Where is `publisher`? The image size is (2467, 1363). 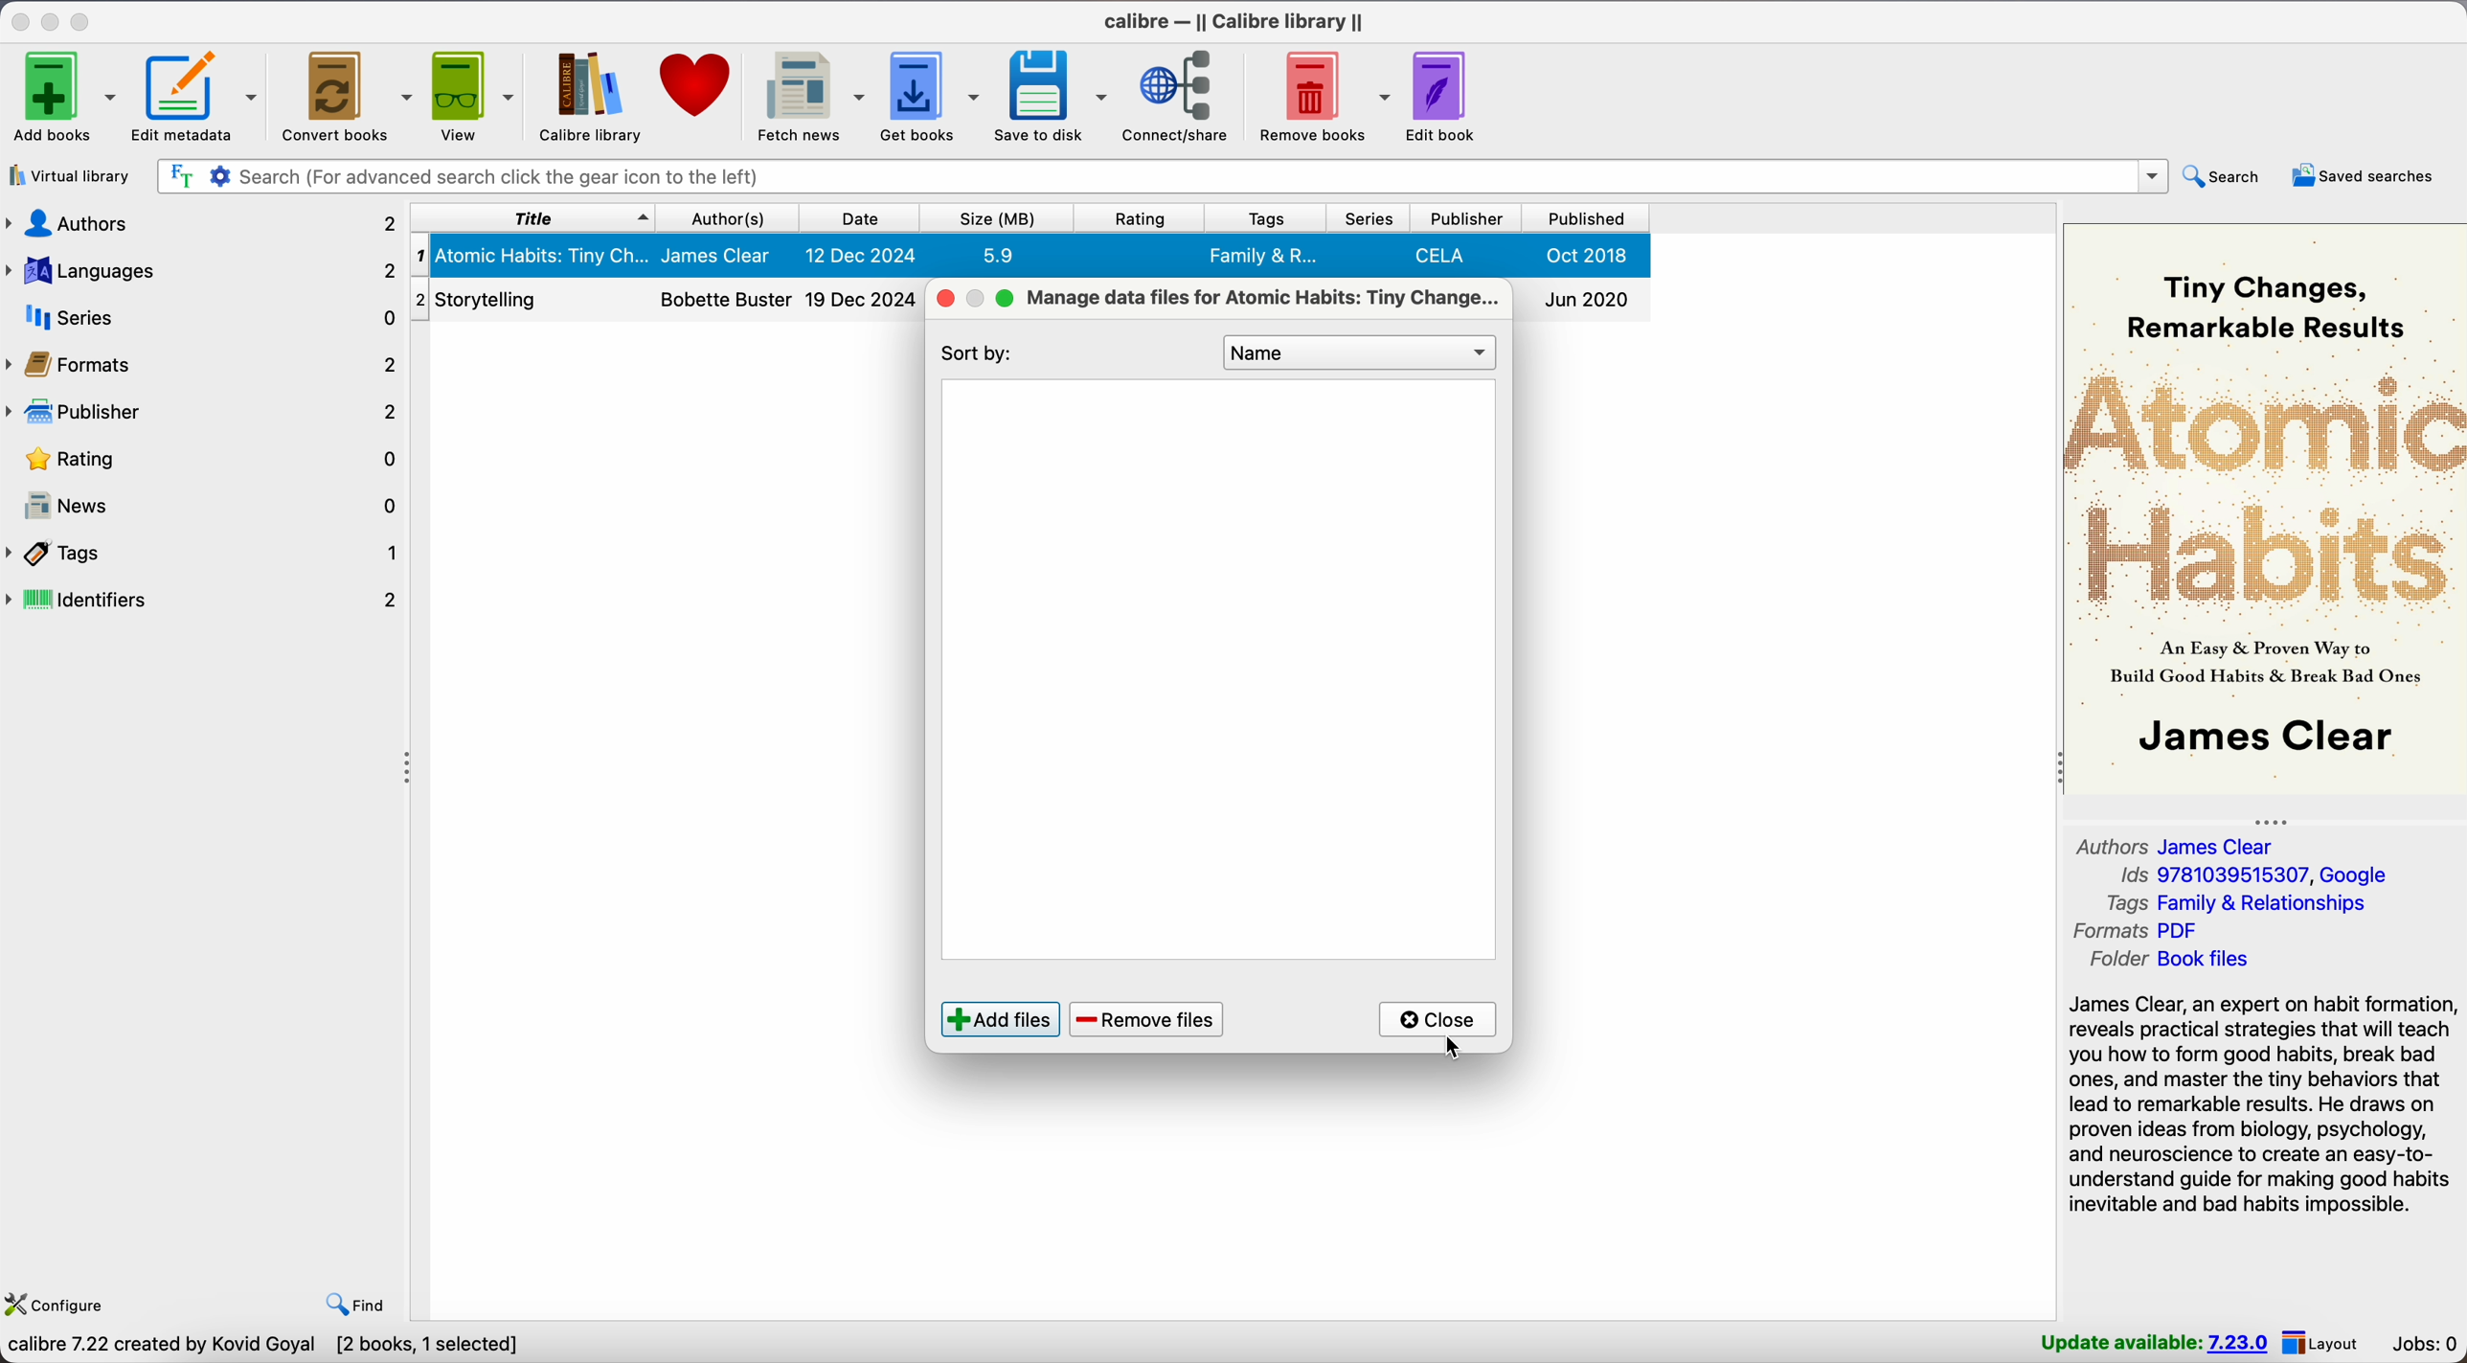
publisher is located at coordinates (205, 411).